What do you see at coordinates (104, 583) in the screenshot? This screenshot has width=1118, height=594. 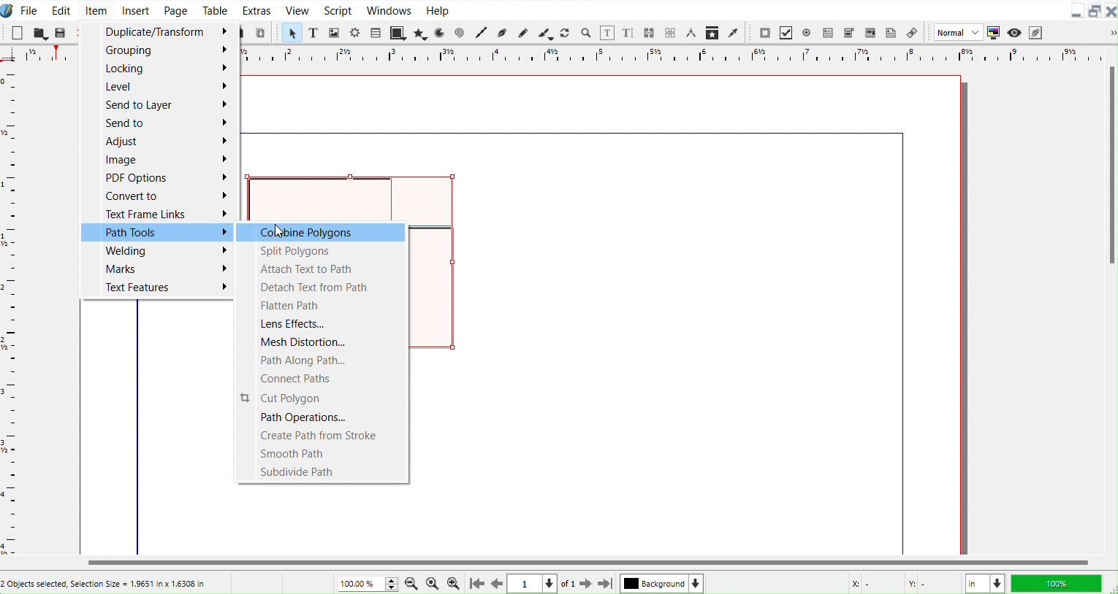 I see `Poligon selected : Size = 1.3755 in x 1.1558 in’` at bounding box center [104, 583].